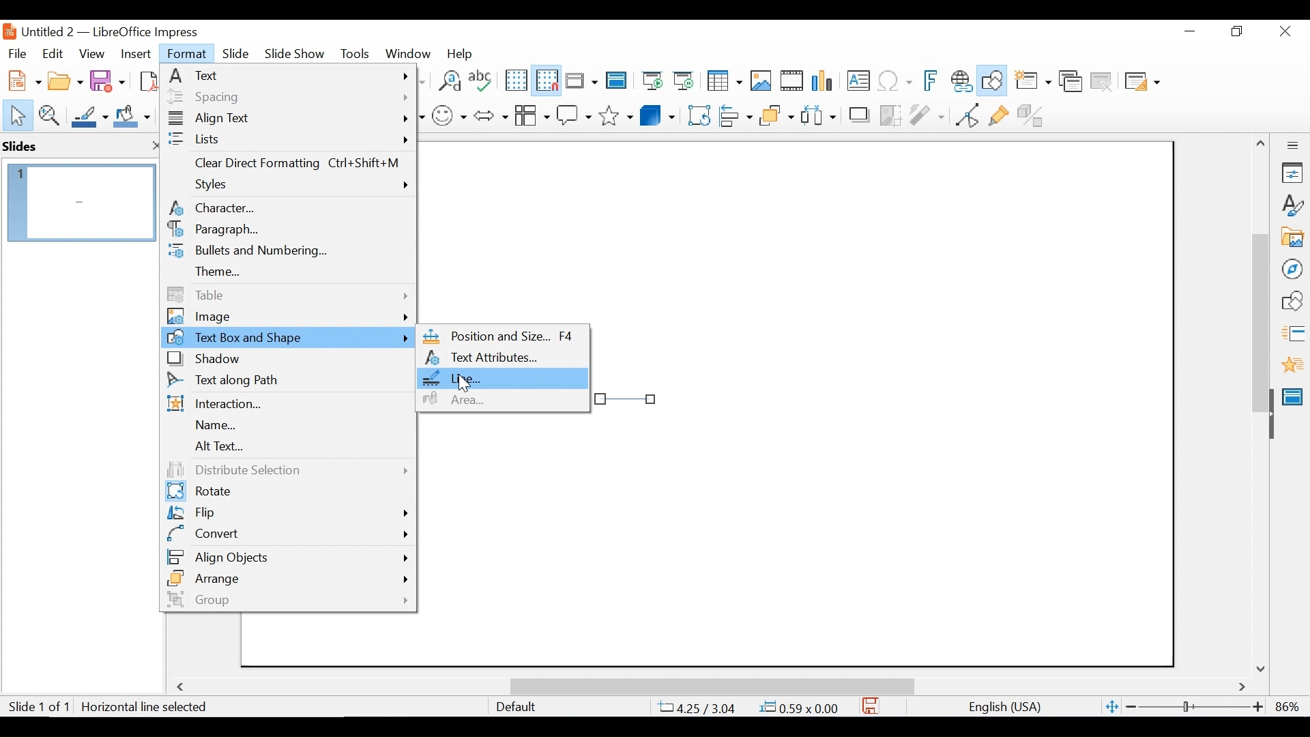  I want to click on Default, so click(515, 707).